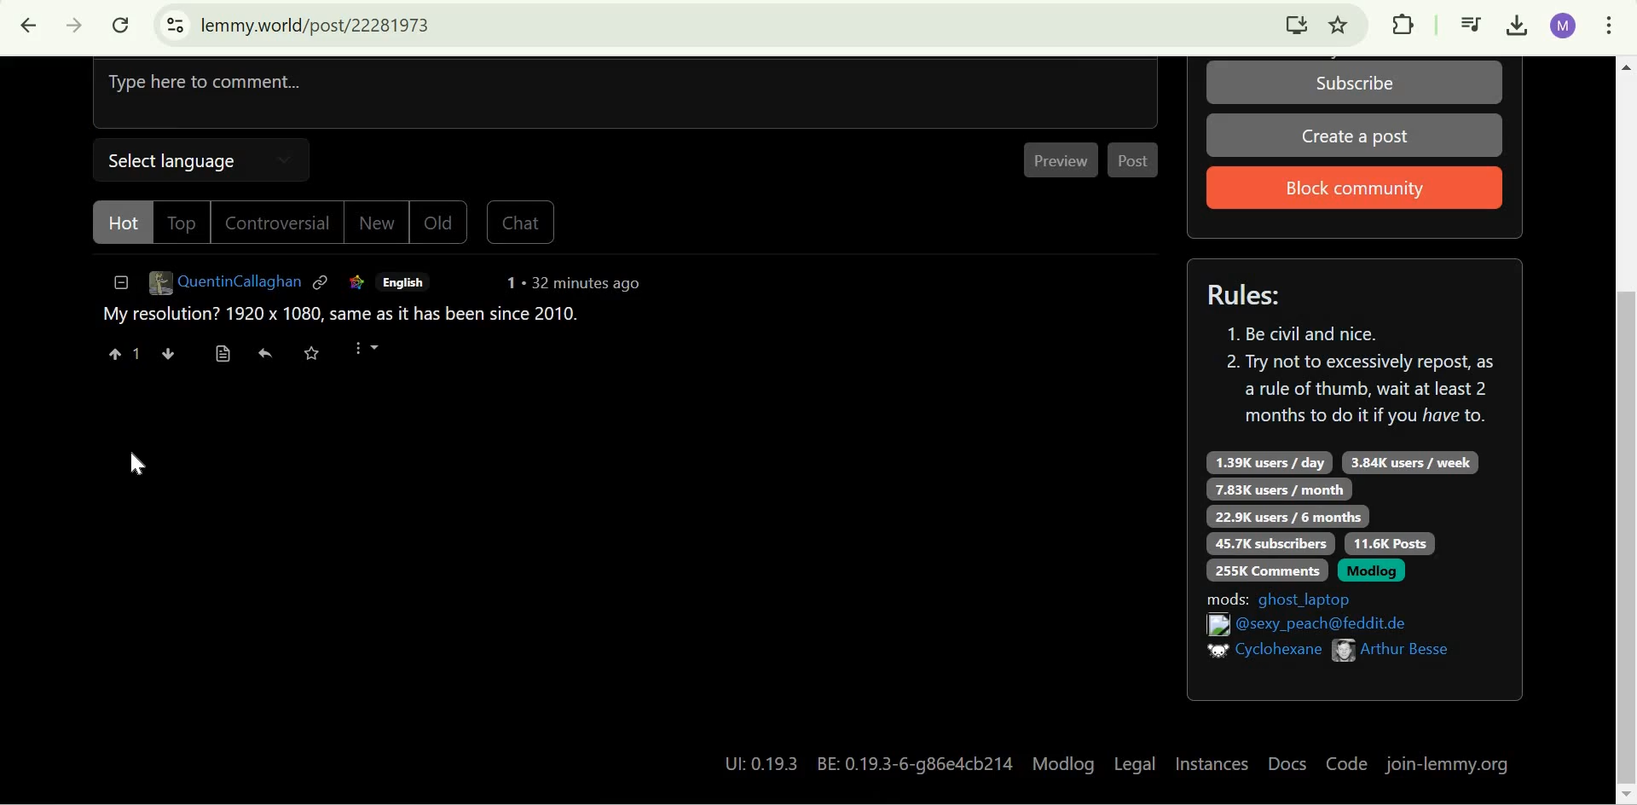 This screenshot has height=805, width=1637. I want to click on downvote, so click(171, 351).